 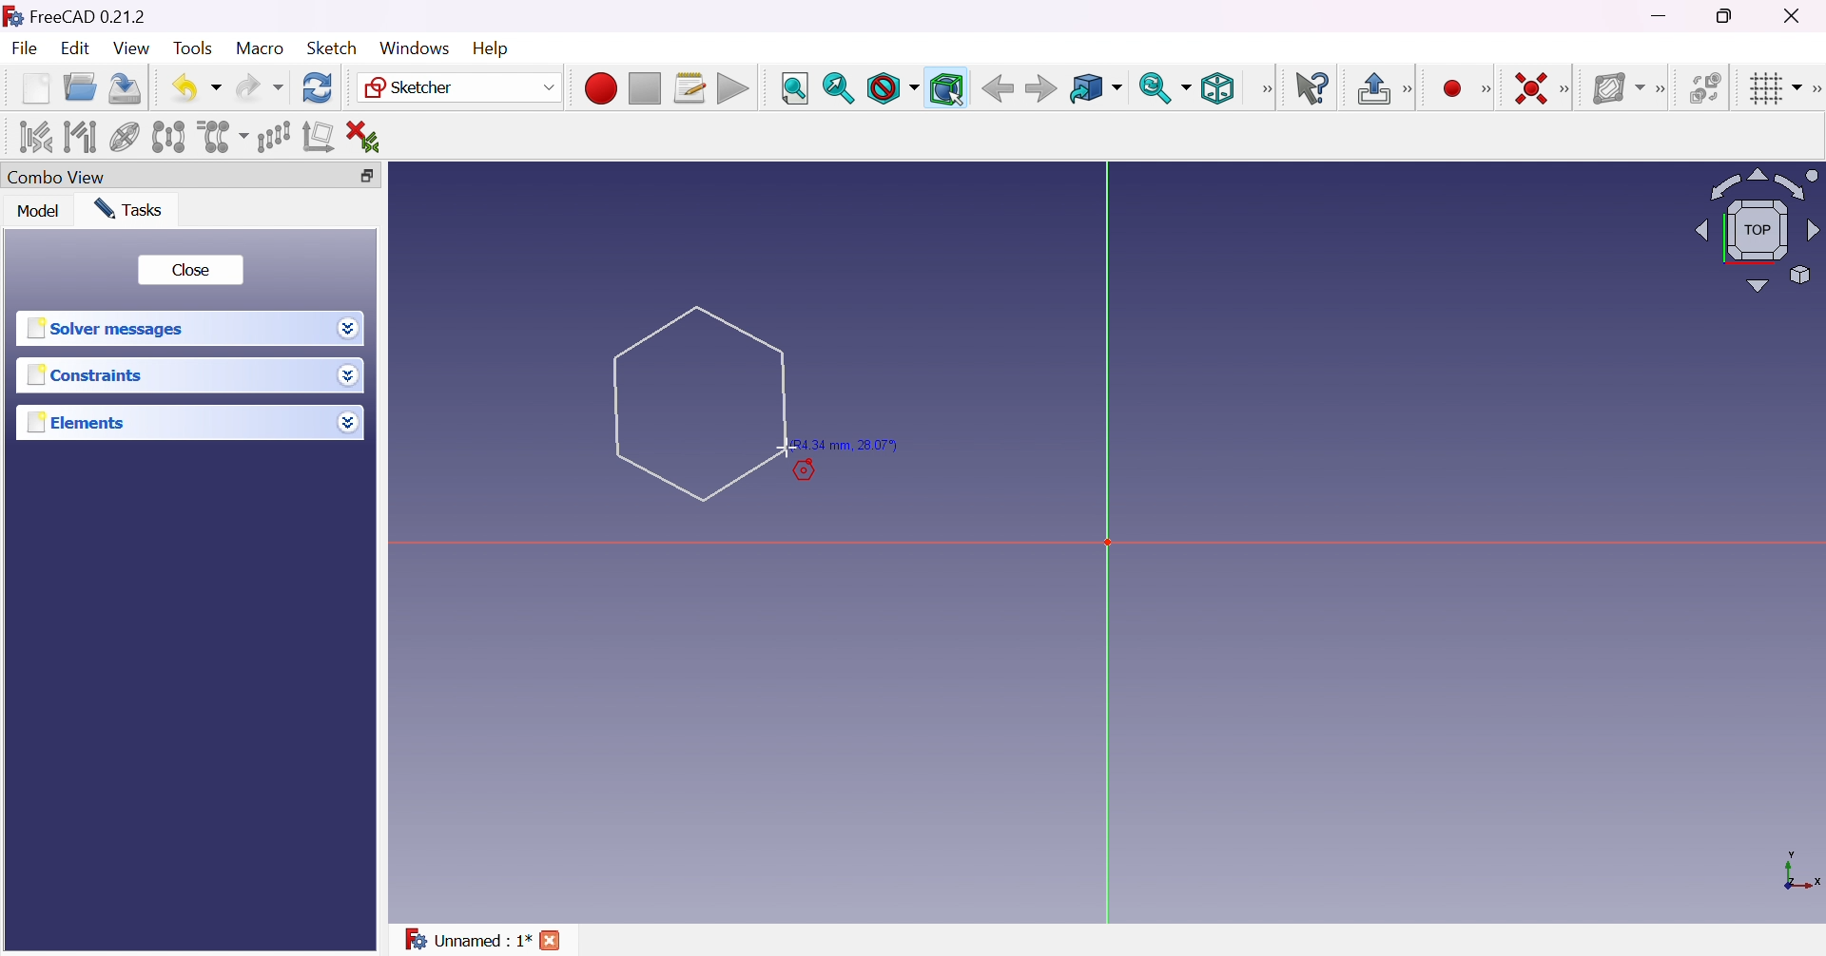 What do you see at coordinates (261, 48) in the screenshot?
I see `Macro` at bounding box center [261, 48].